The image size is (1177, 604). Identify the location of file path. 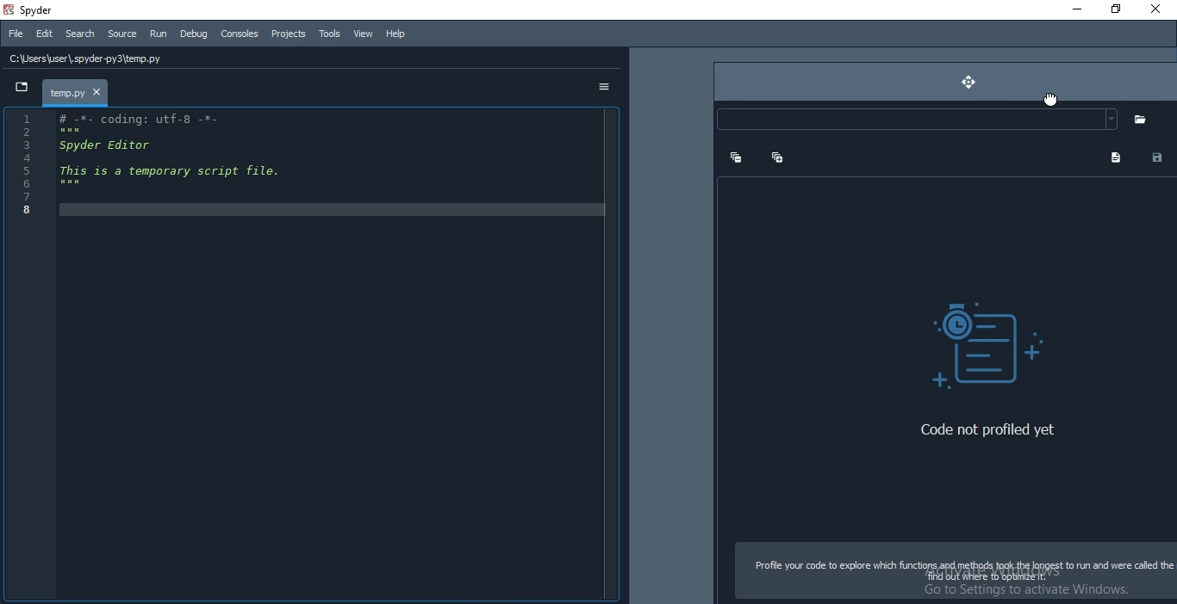
(316, 59).